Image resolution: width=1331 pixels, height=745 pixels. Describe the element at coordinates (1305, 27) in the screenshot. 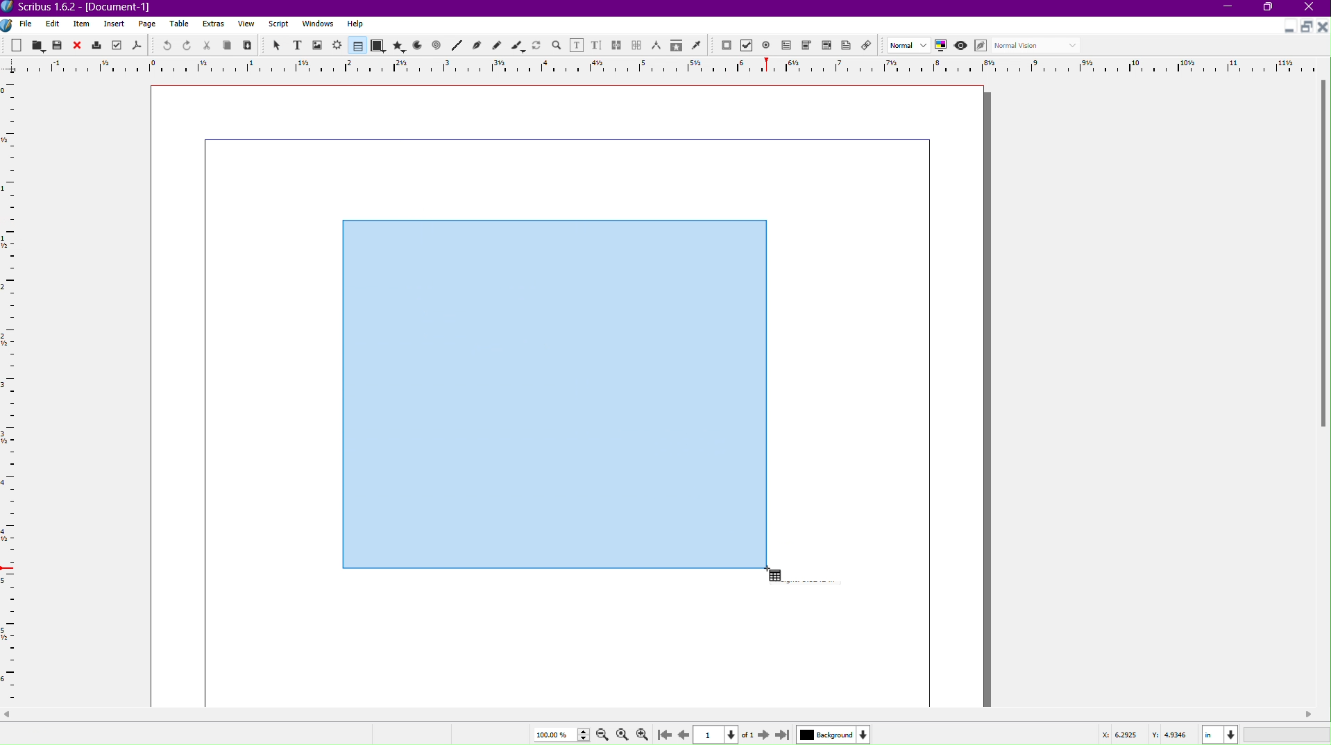

I see `Maximize` at that location.